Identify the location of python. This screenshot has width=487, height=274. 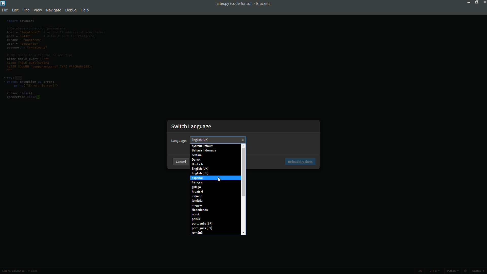
(453, 271).